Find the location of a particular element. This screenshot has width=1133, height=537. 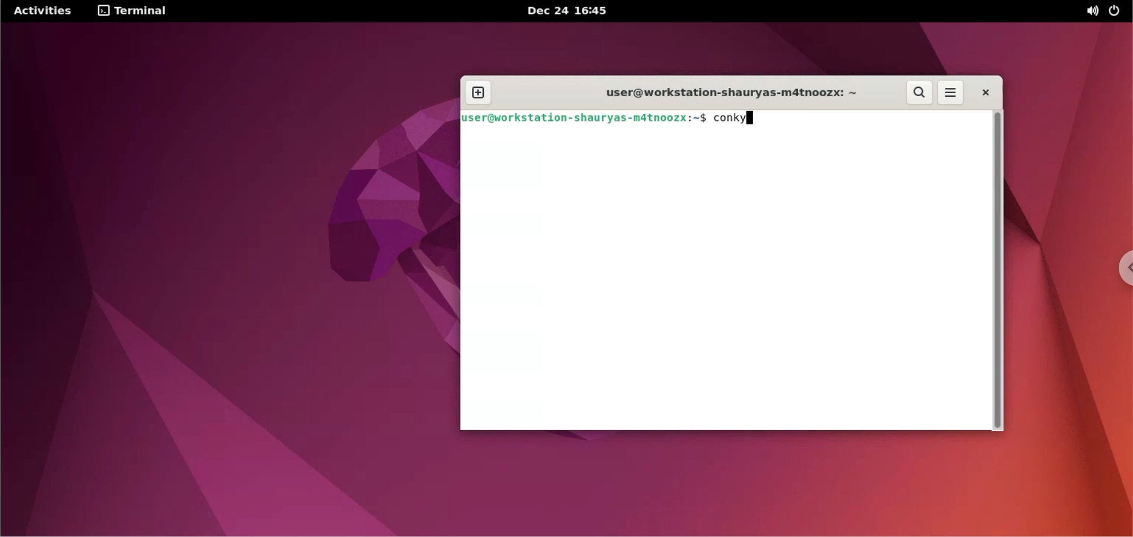

new window is located at coordinates (483, 93).